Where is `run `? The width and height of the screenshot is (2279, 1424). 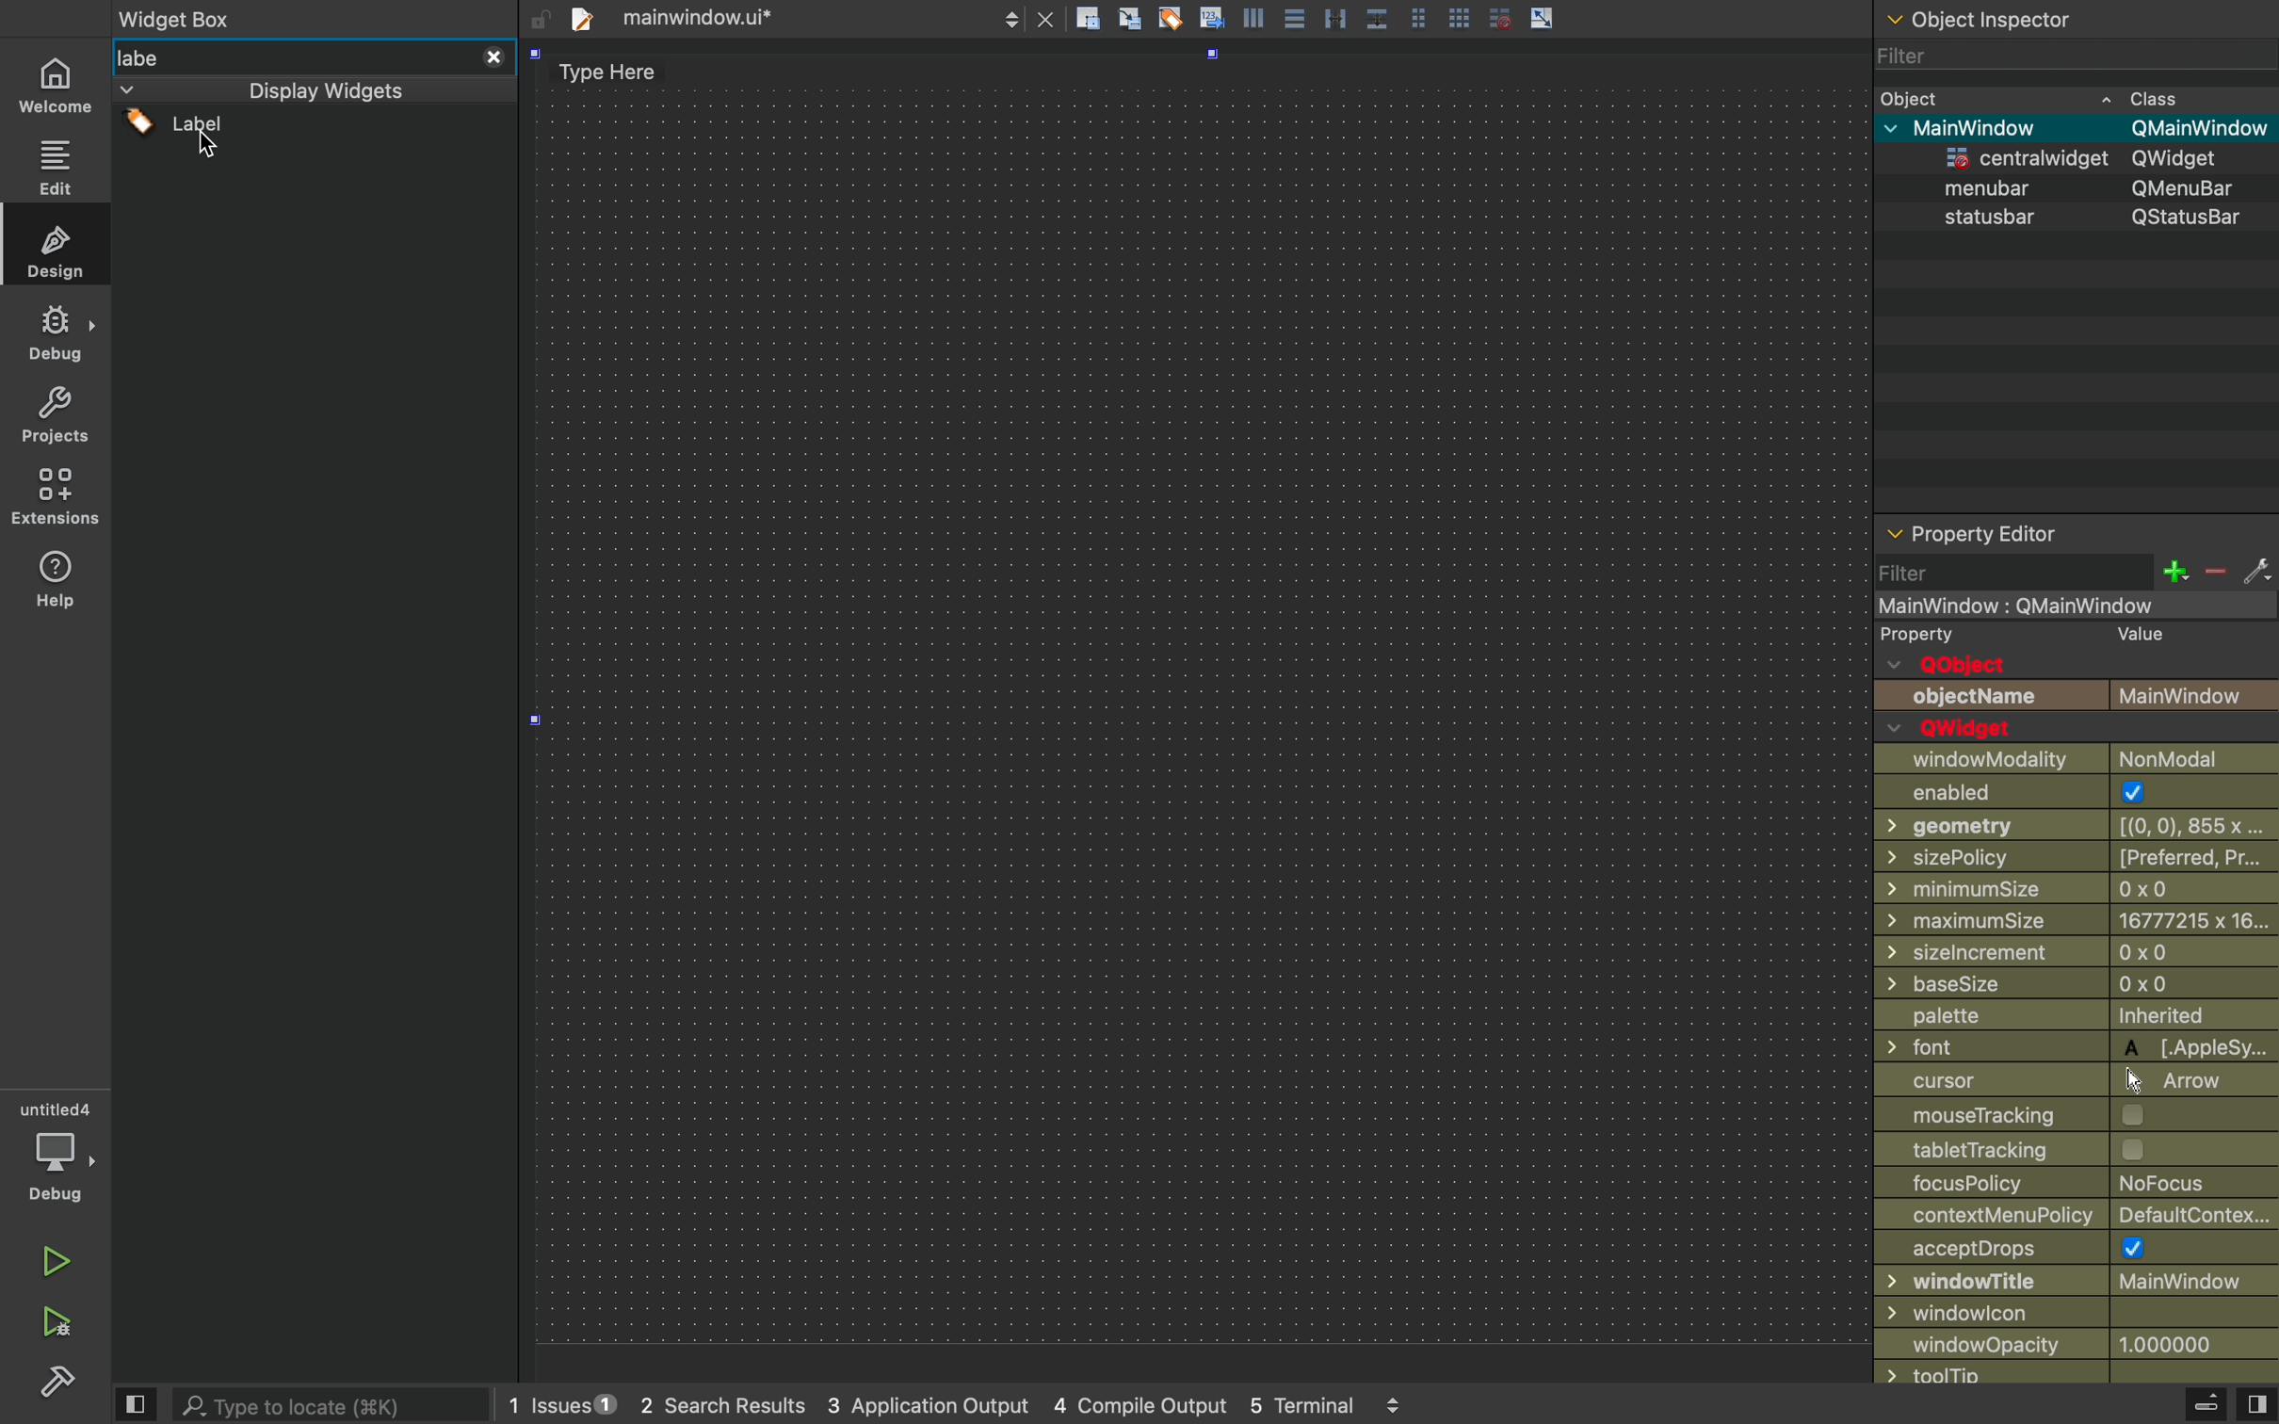 run  is located at coordinates (51, 1258).